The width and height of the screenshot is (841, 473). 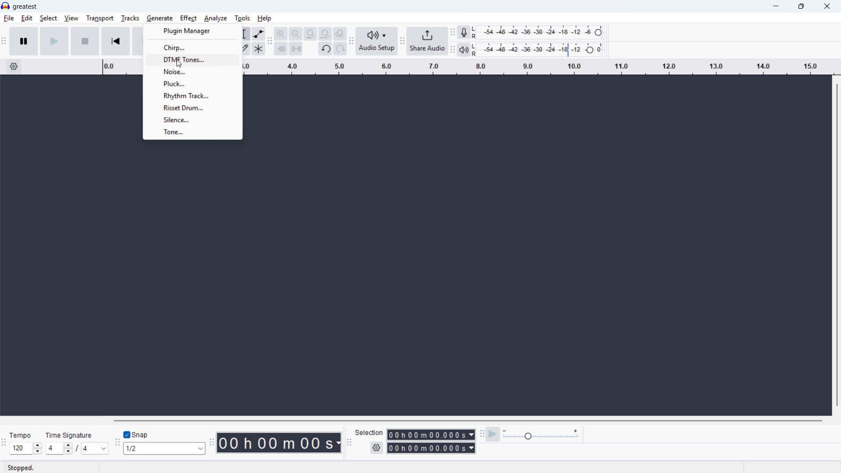 What do you see at coordinates (311, 34) in the screenshot?
I see `fit selection to width` at bounding box center [311, 34].